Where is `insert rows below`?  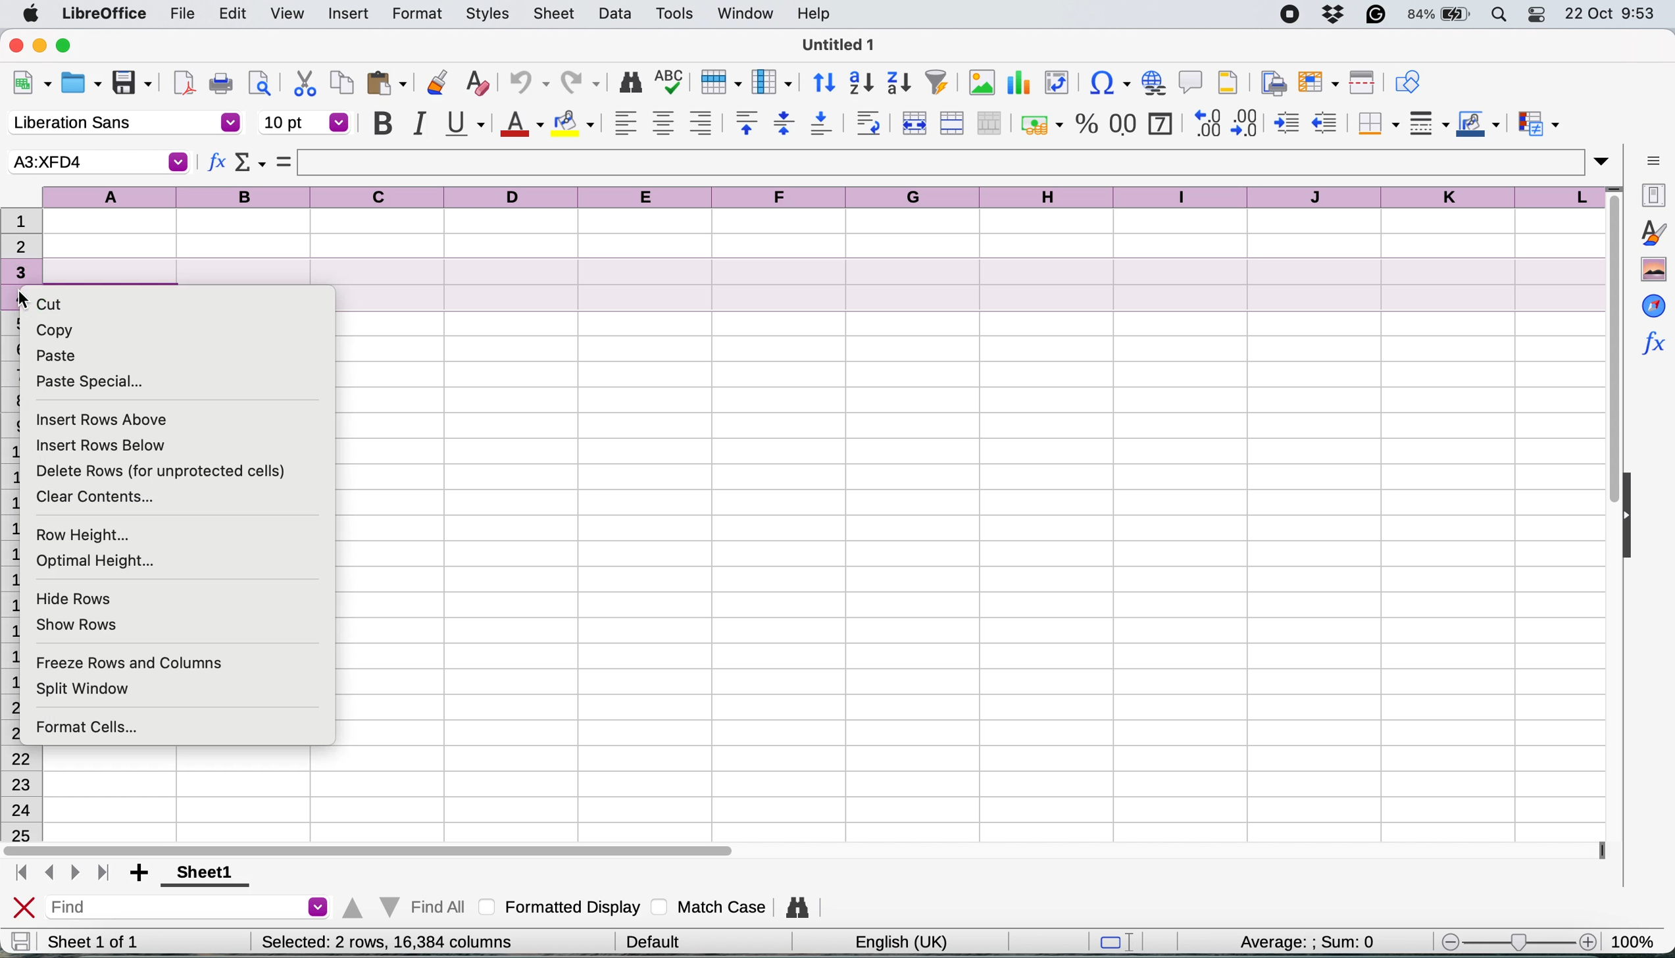
insert rows below is located at coordinates (101, 445).